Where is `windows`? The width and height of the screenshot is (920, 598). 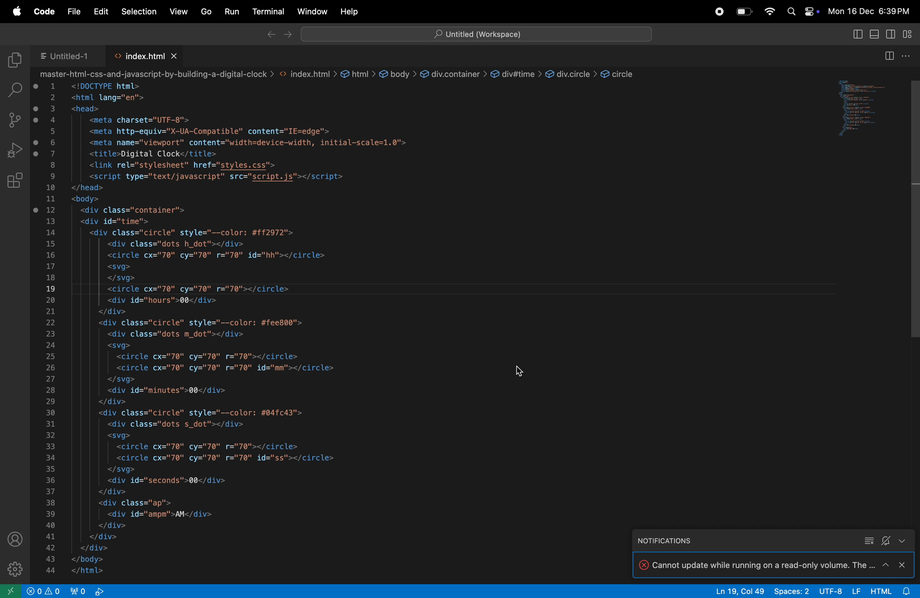
windows is located at coordinates (312, 12).